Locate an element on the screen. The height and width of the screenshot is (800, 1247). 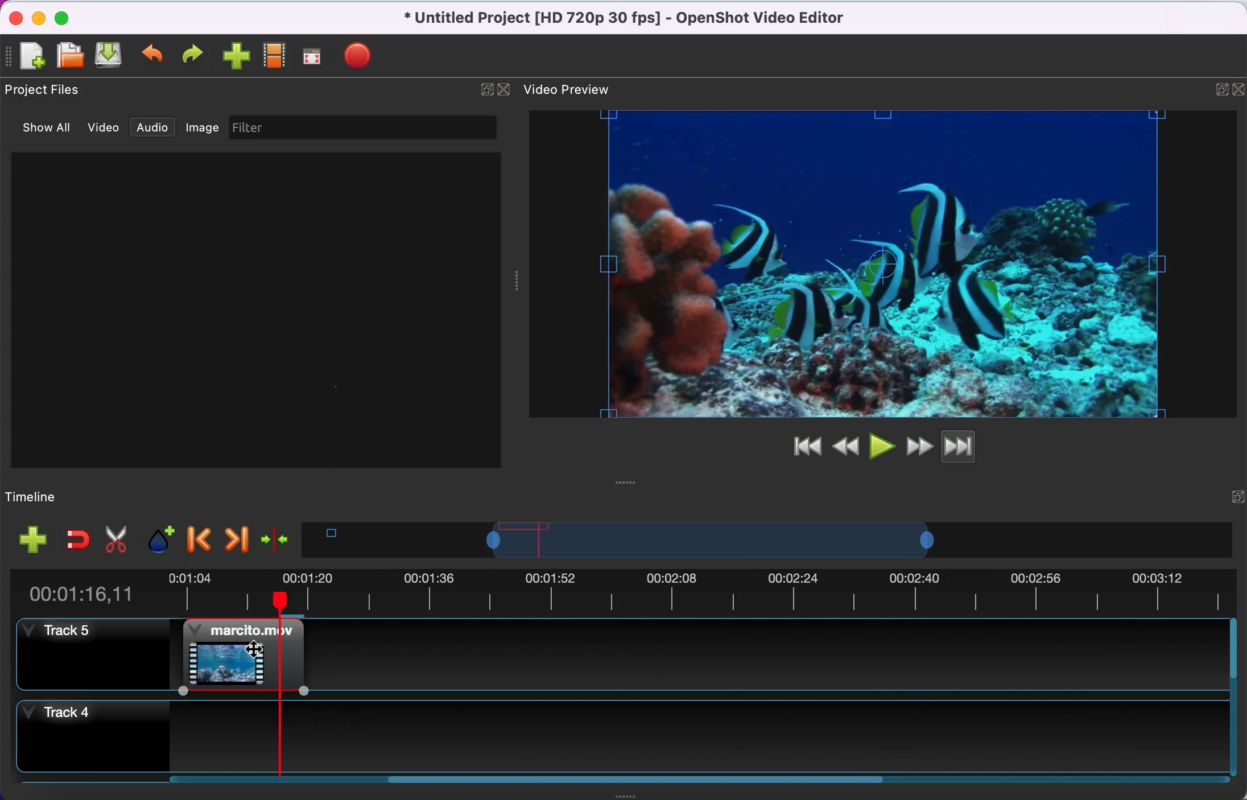
open file is located at coordinates (69, 55).